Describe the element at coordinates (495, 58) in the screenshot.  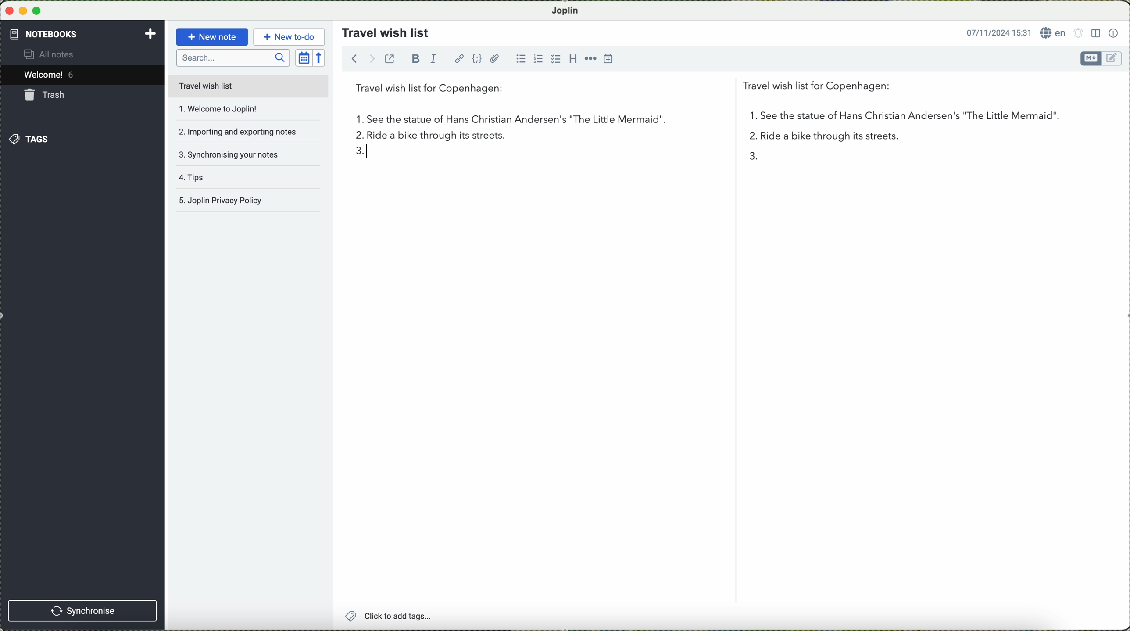
I see `attach file` at that location.